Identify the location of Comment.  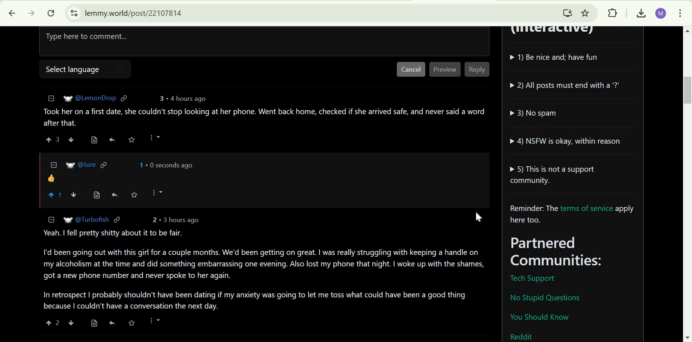
(263, 263).